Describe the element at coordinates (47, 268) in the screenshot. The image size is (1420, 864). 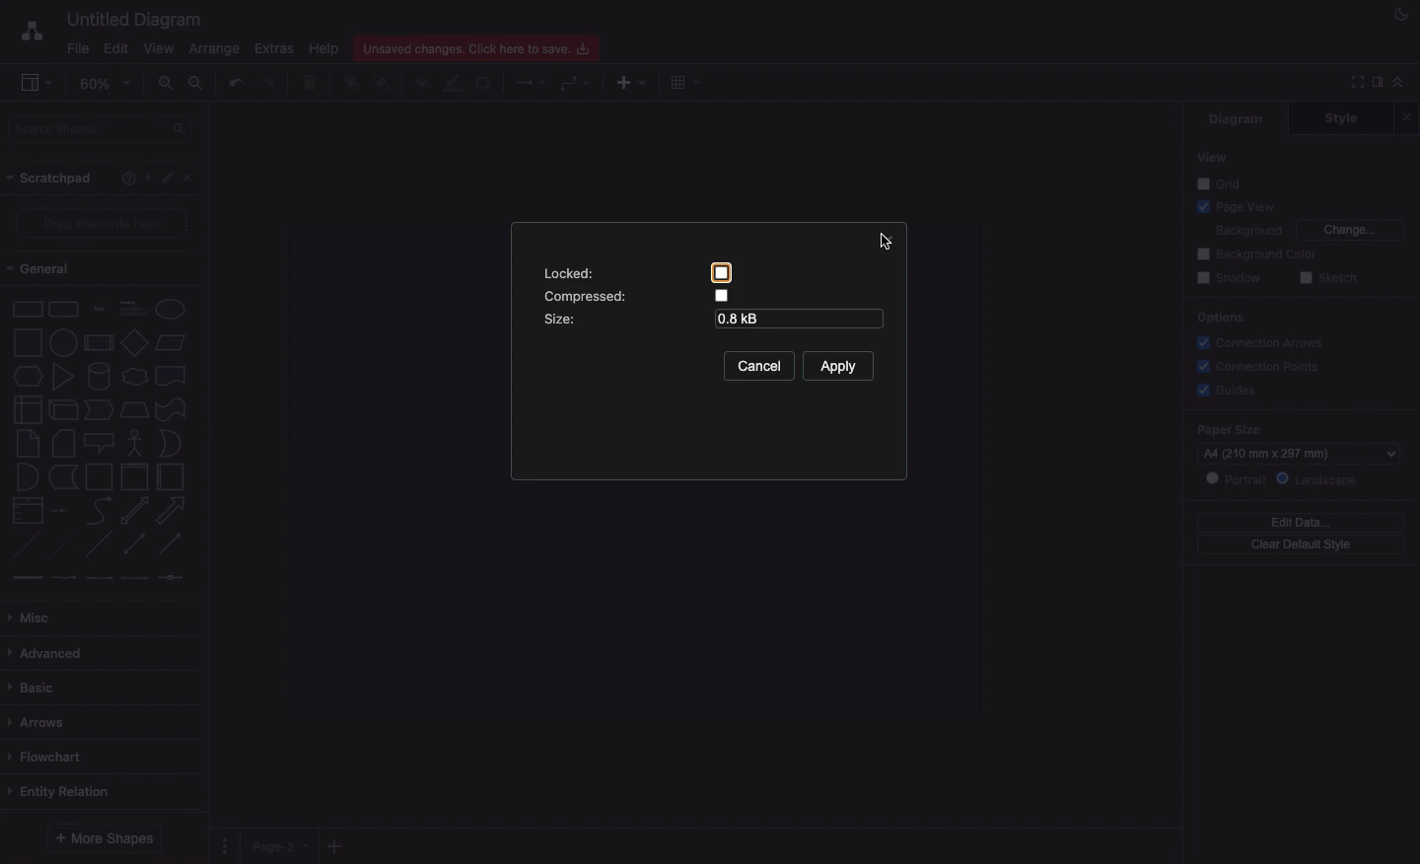
I see `General` at that location.